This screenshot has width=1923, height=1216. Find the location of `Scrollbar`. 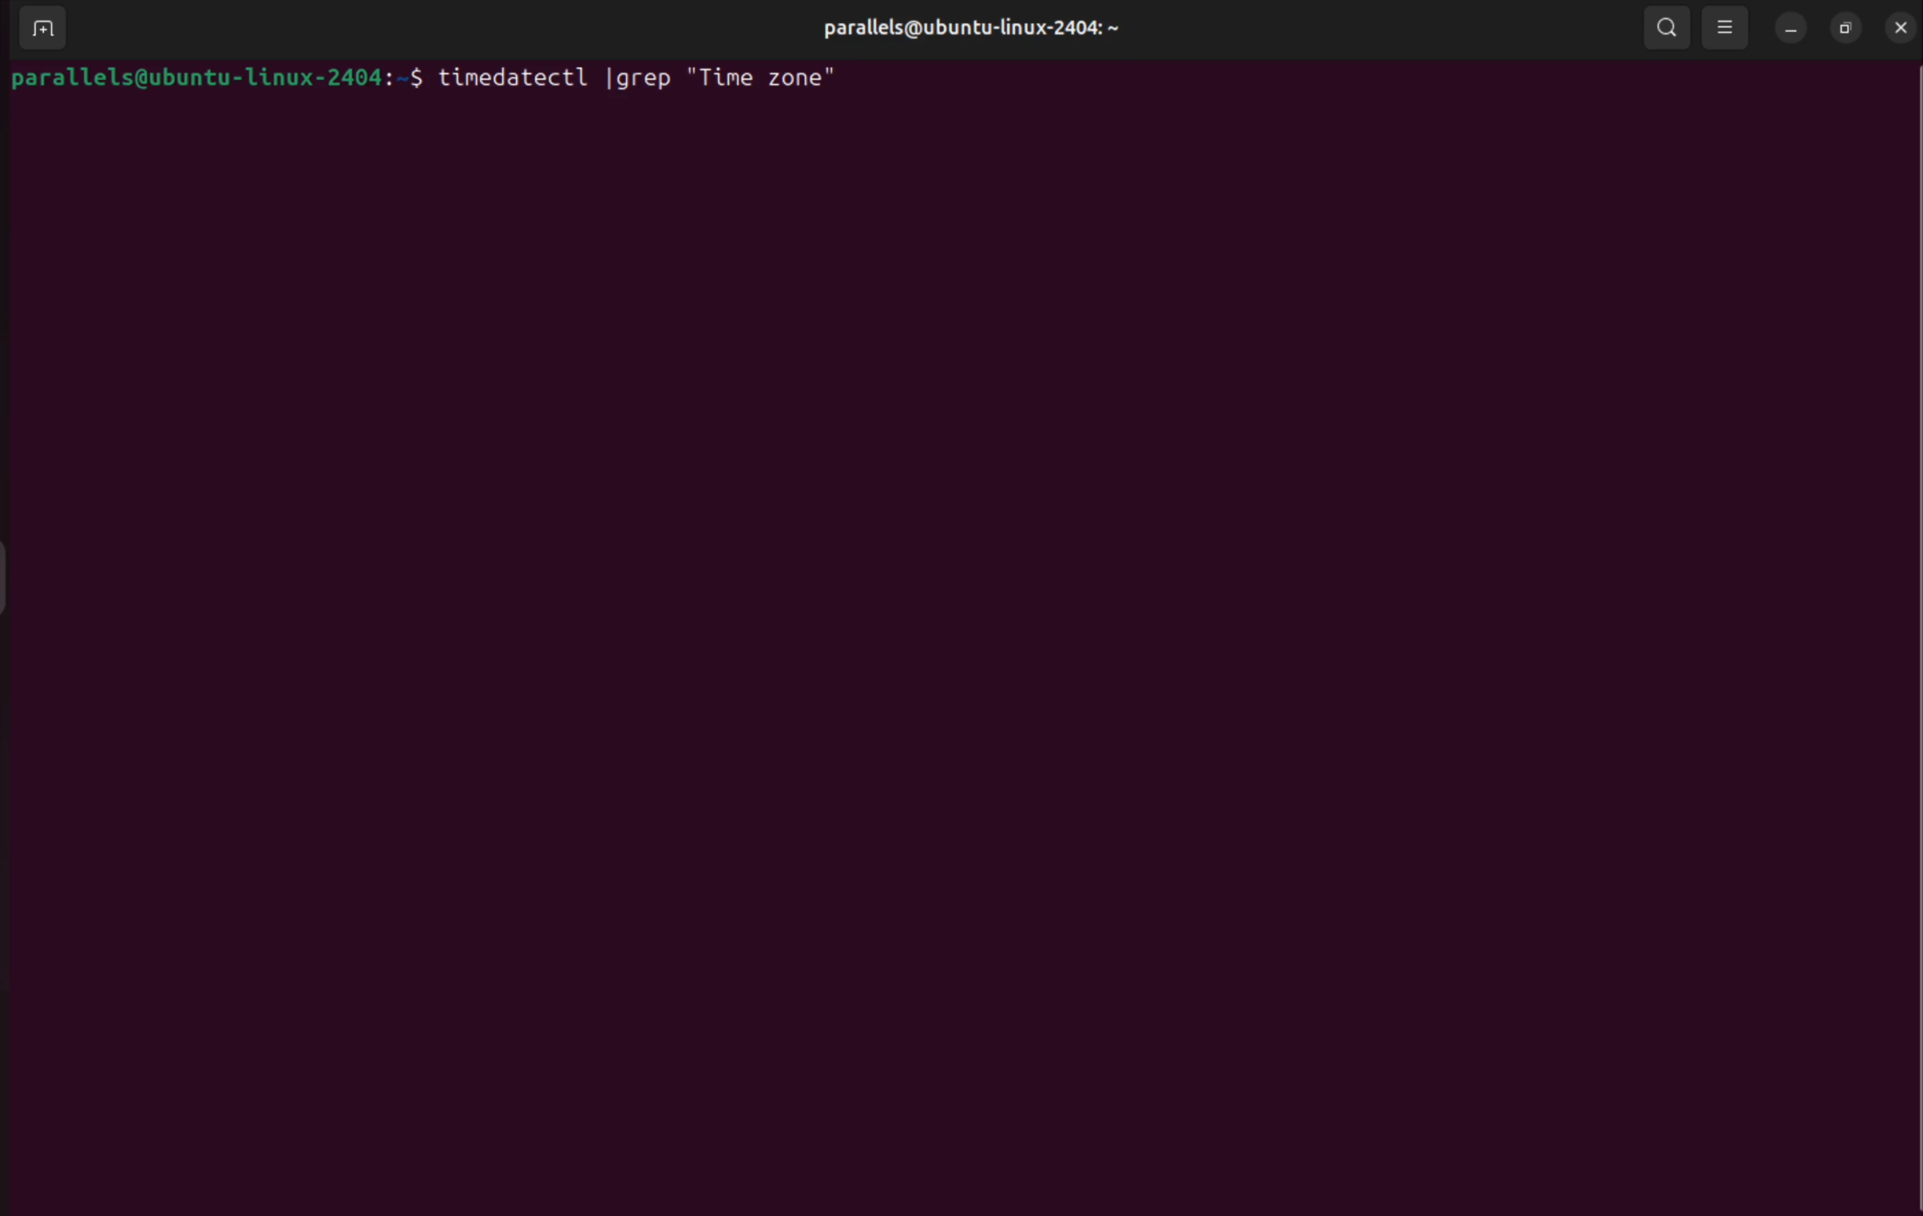

Scrollbar is located at coordinates (1911, 608).